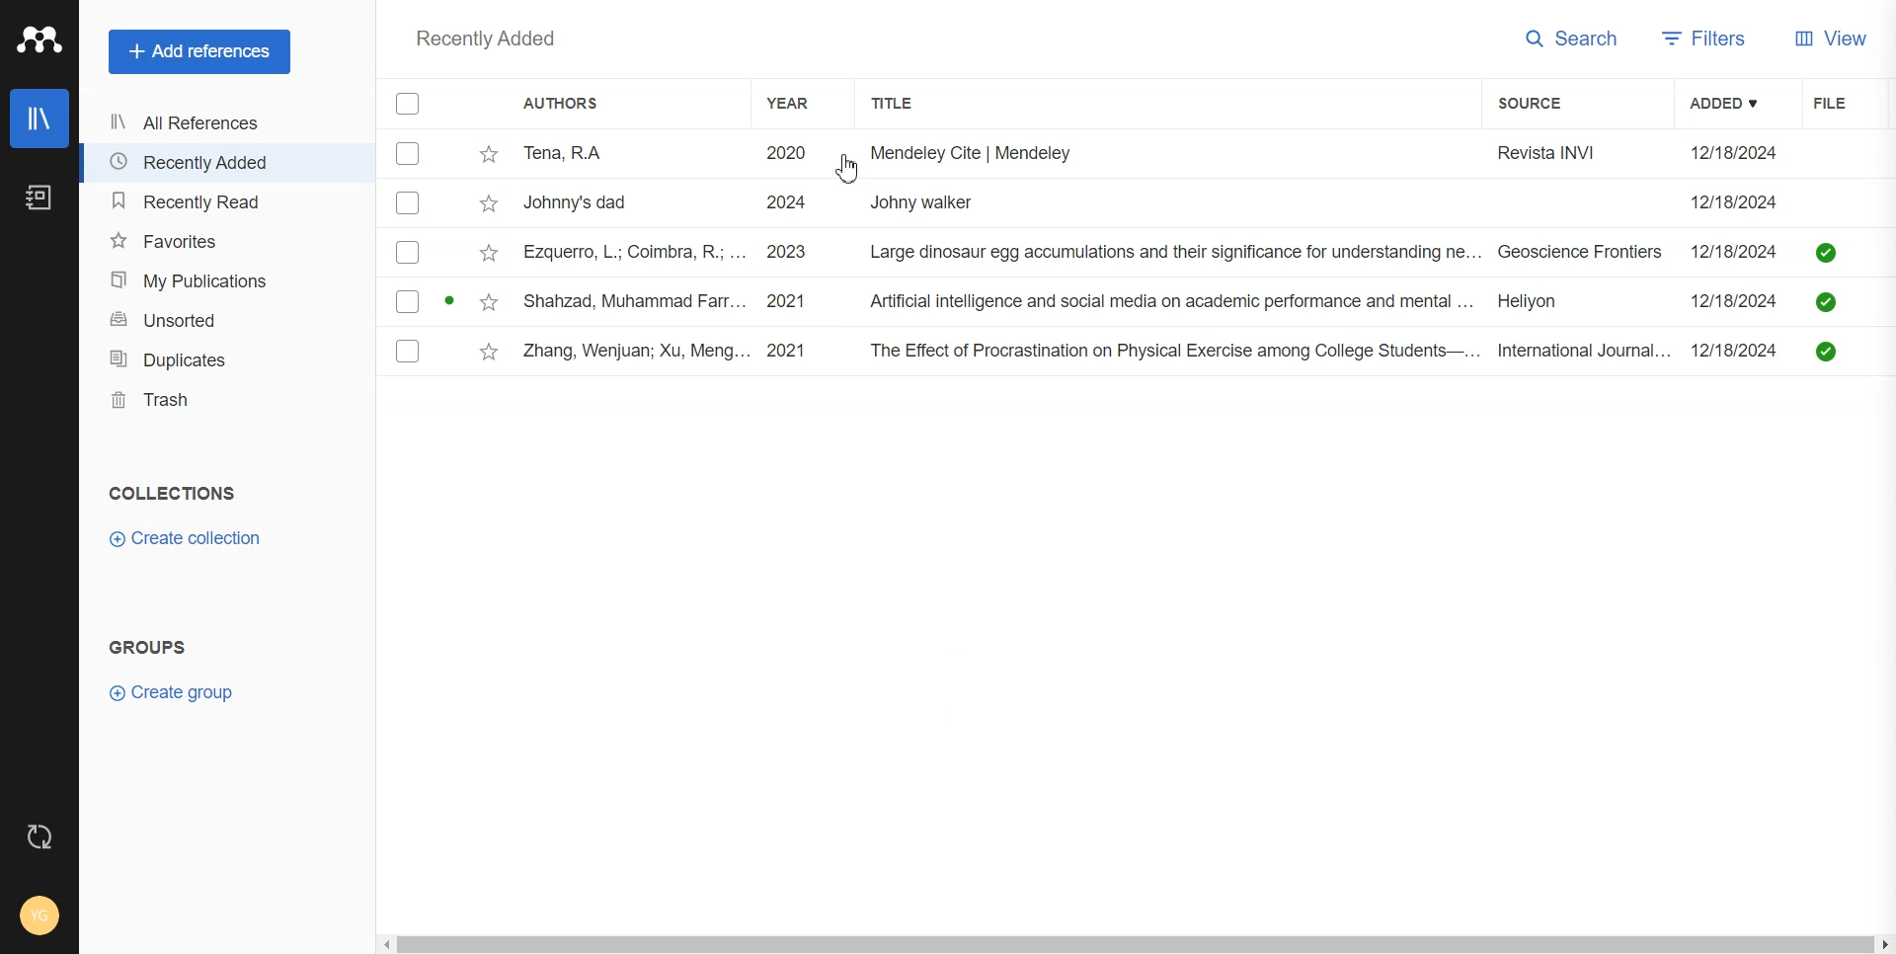 The width and height of the screenshot is (1896, 954). What do you see at coordinates (39, 40) in the screenshot?
I see `Logo` at bounding box center [39, 40].